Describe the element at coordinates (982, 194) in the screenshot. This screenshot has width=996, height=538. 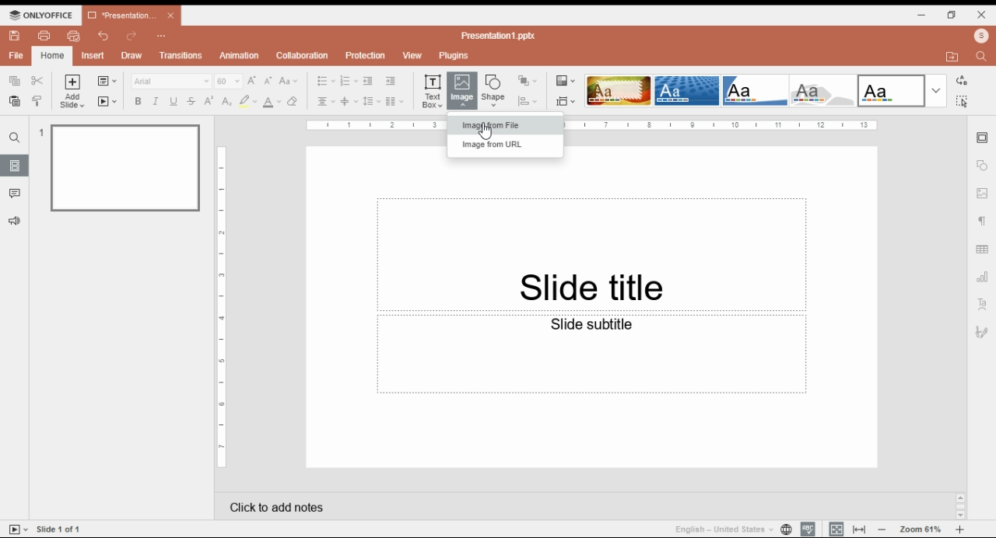
I see `image settings` at that location.